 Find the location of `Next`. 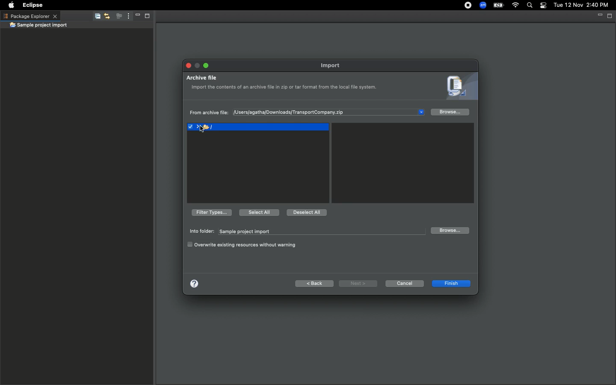

Next is located at coordinates (358, 284).